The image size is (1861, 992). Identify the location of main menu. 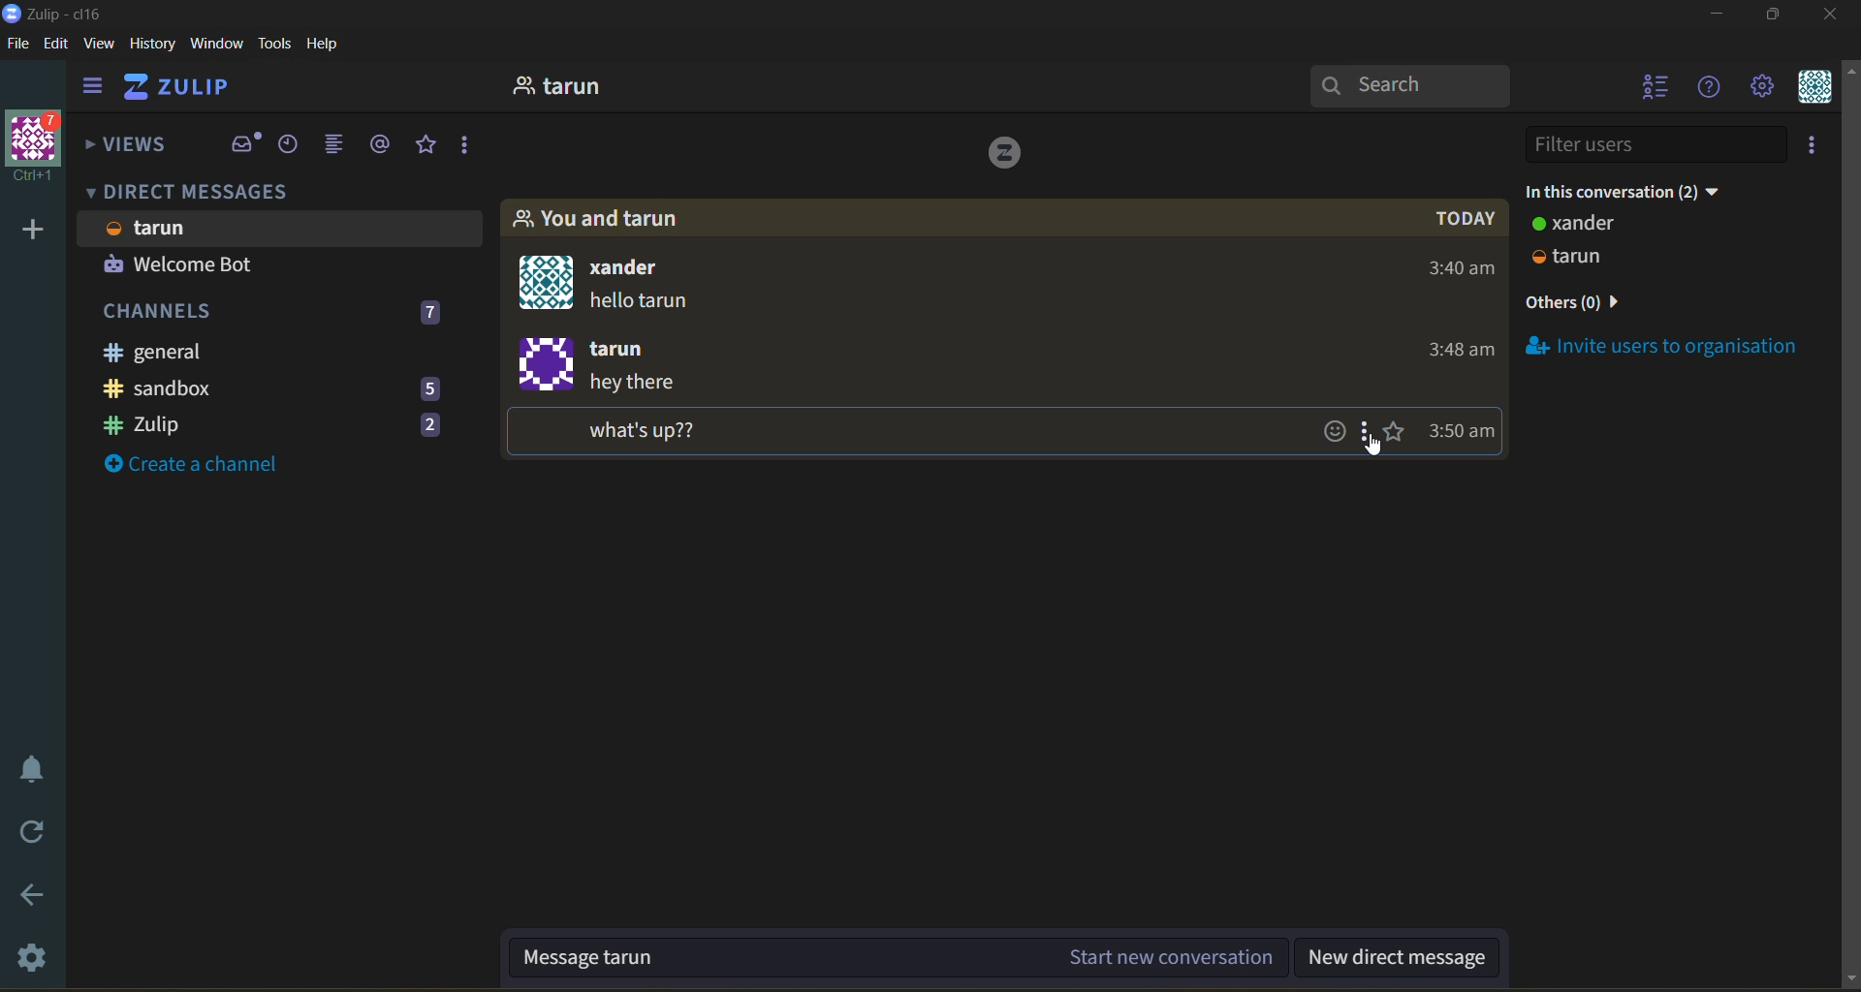
(1761, 89).